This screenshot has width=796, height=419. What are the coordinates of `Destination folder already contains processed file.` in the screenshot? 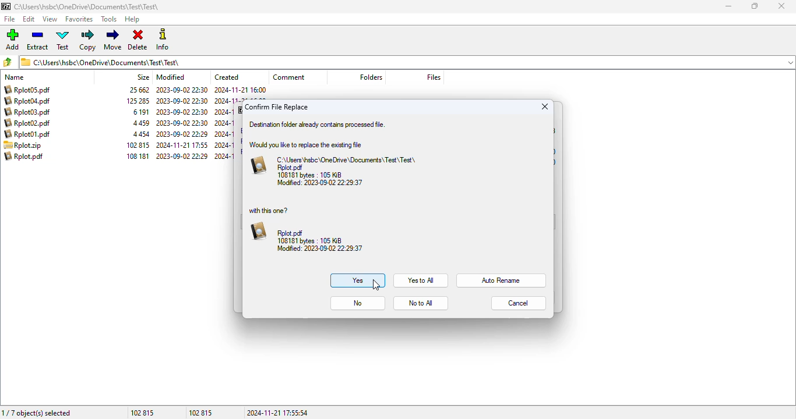 It's located at (318, 124).